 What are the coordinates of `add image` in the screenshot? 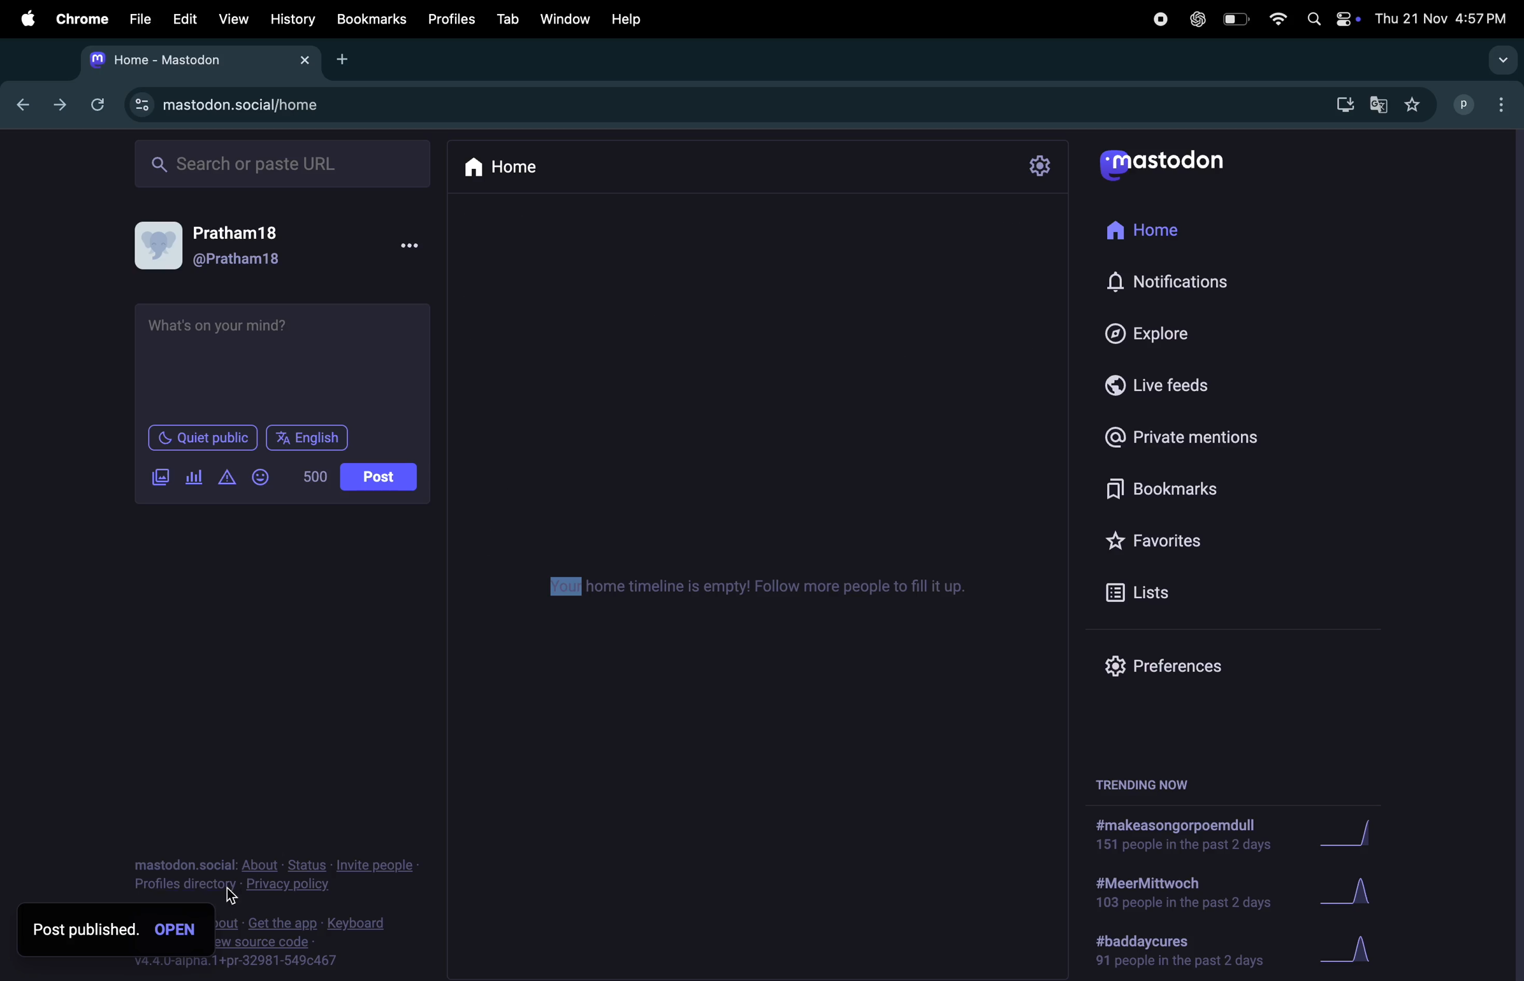 It's located at (164, 478).